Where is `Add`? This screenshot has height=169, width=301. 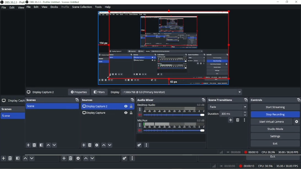 Add is located at coordinates (83, 145).